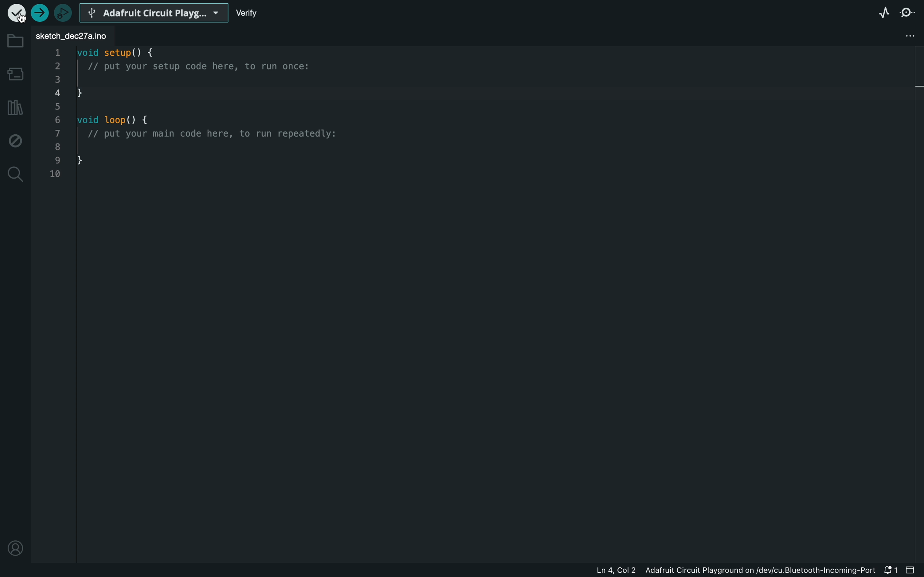 This screenshot has width=924, height=577. What do you see at coordinates (40, 13) in the screenshot?
I see `upload` at bounding box center [40, 13].